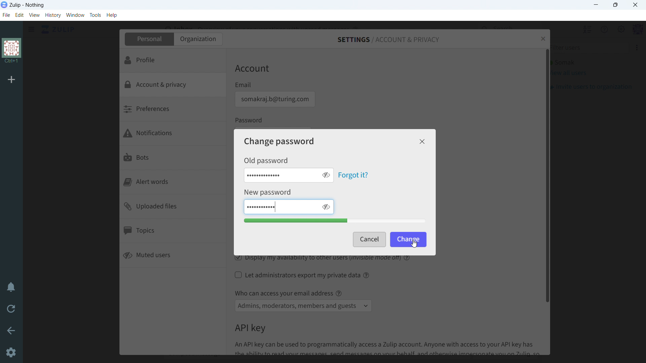 The image size is (646, 363). I want to click on close, so click(543, 39).